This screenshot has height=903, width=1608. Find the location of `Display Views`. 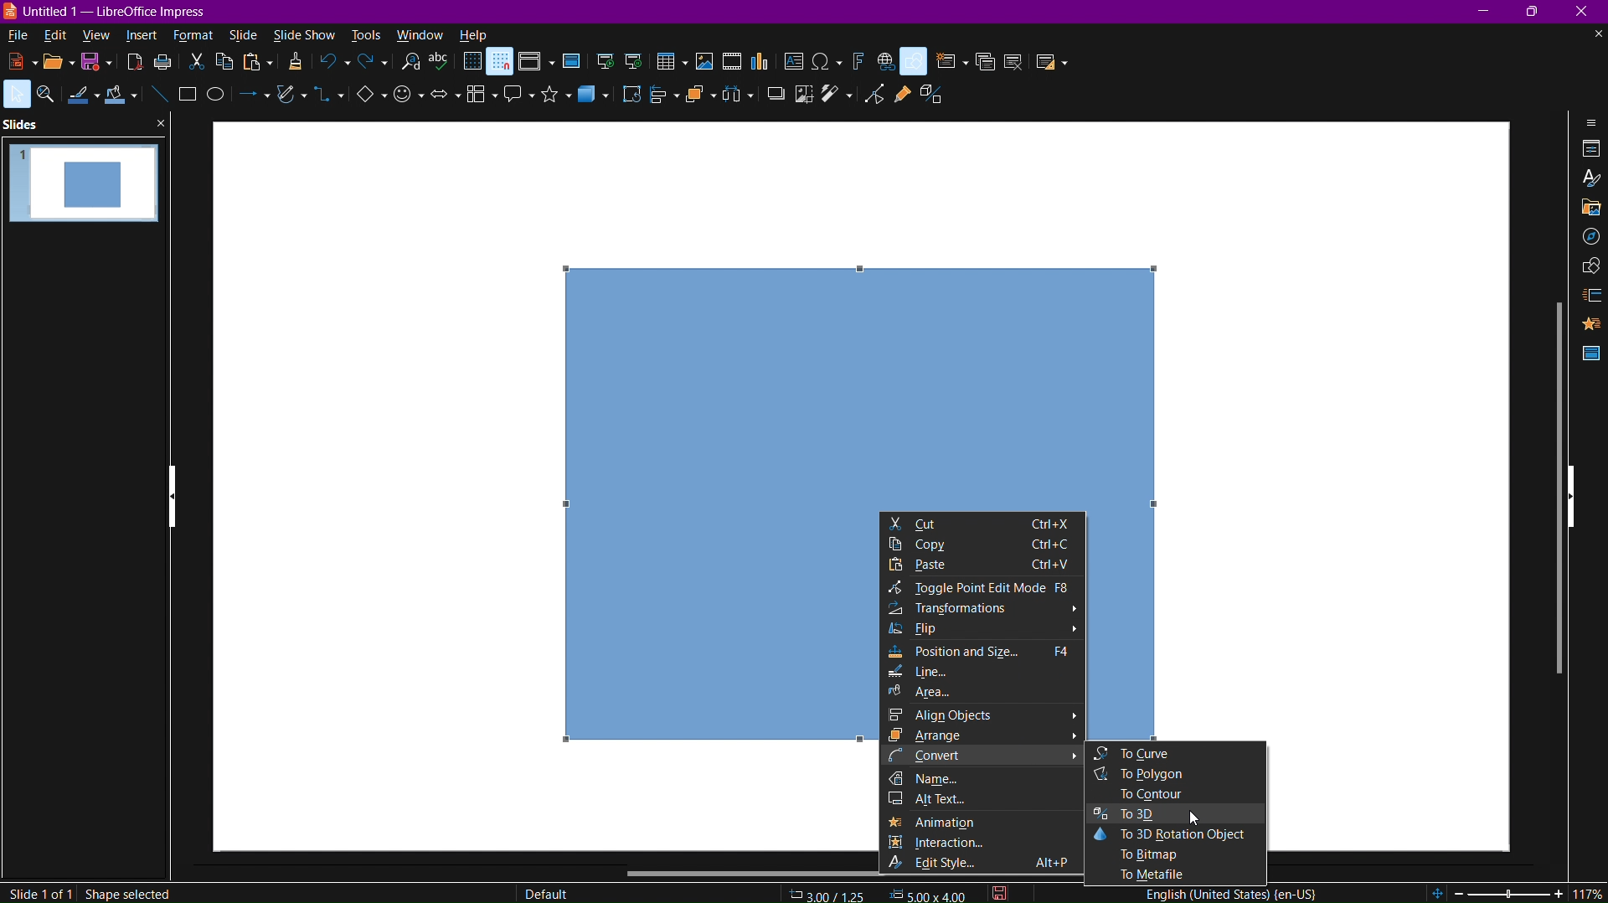

Display Views is located at coordinates (535, 63).